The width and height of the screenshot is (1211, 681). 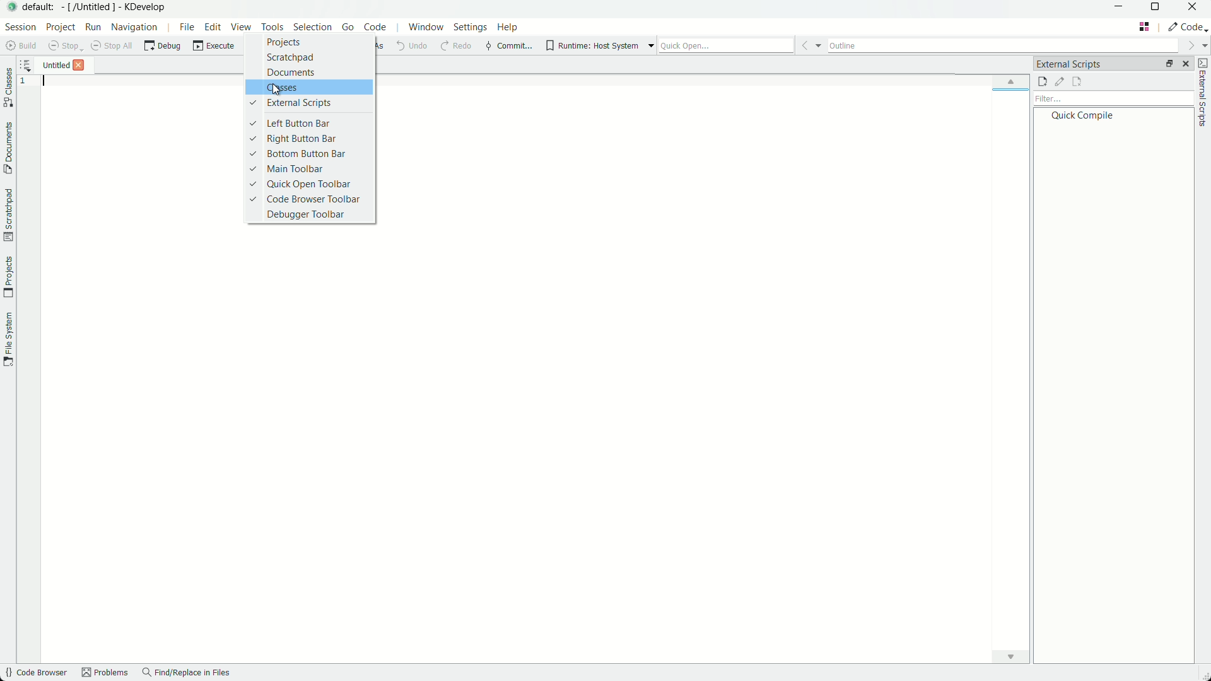 I want to click on Problems, so click(x=107, y=674).